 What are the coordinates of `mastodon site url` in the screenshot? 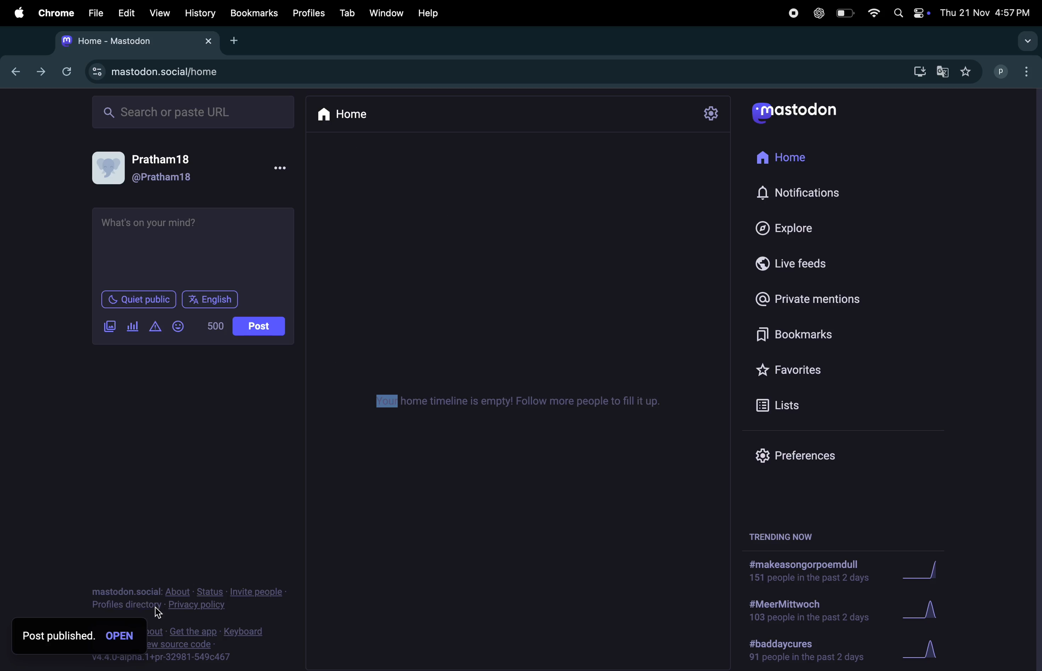 It's located at (180, 73).